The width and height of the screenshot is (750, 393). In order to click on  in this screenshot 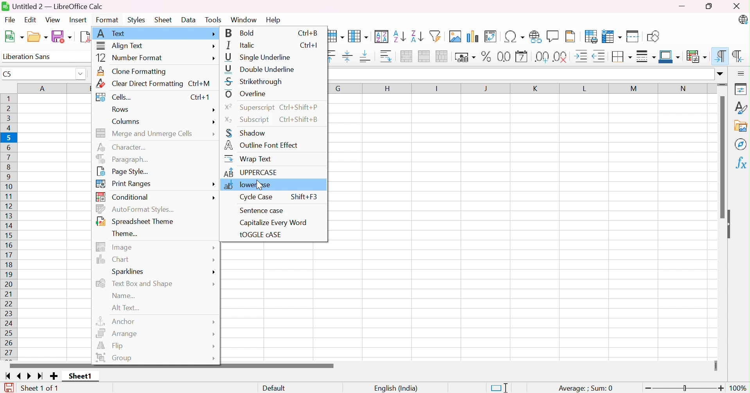, I will do `click(214, 109)`.